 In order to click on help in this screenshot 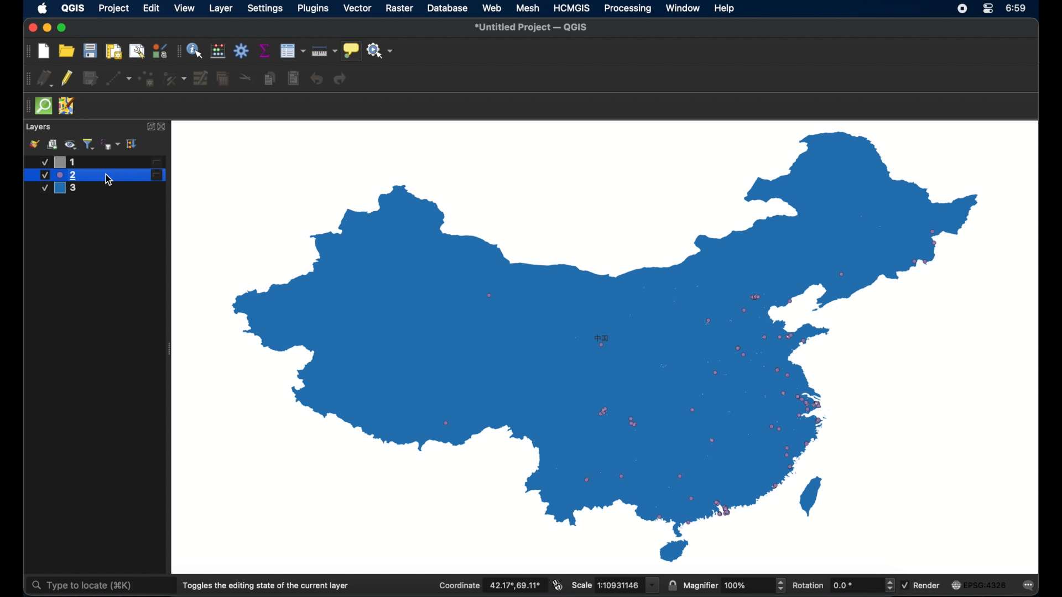, I will do `click(725, 8)`.